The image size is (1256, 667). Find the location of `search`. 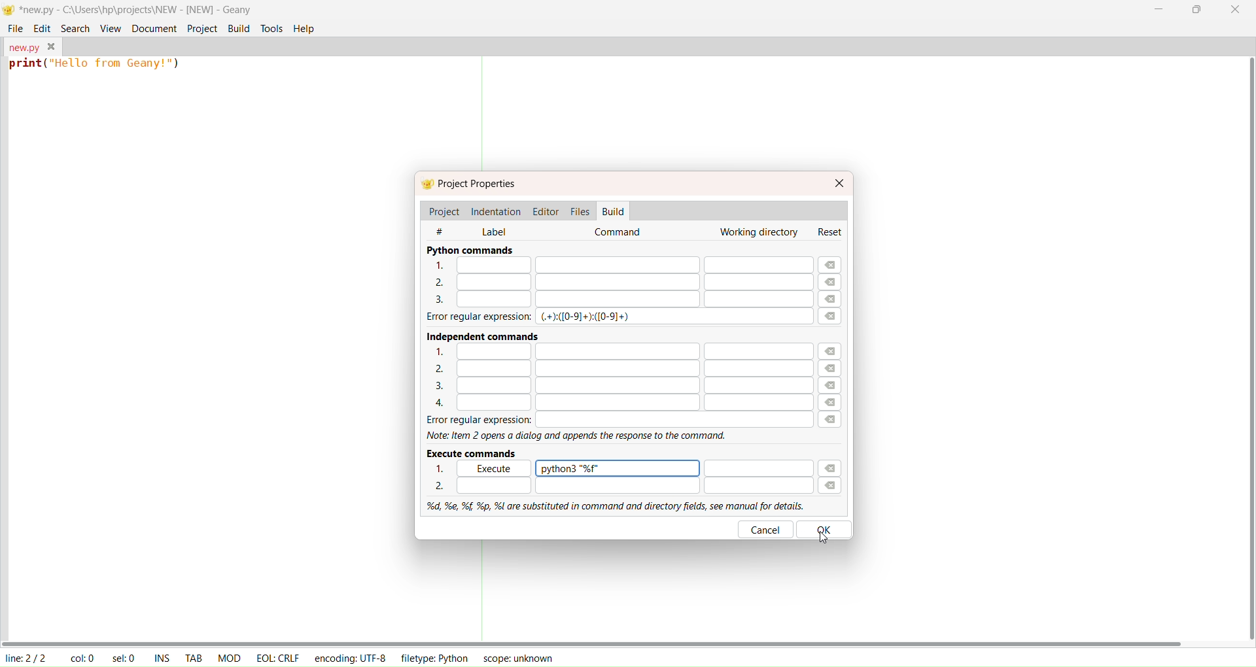

search is located at coordinates (73, 27).